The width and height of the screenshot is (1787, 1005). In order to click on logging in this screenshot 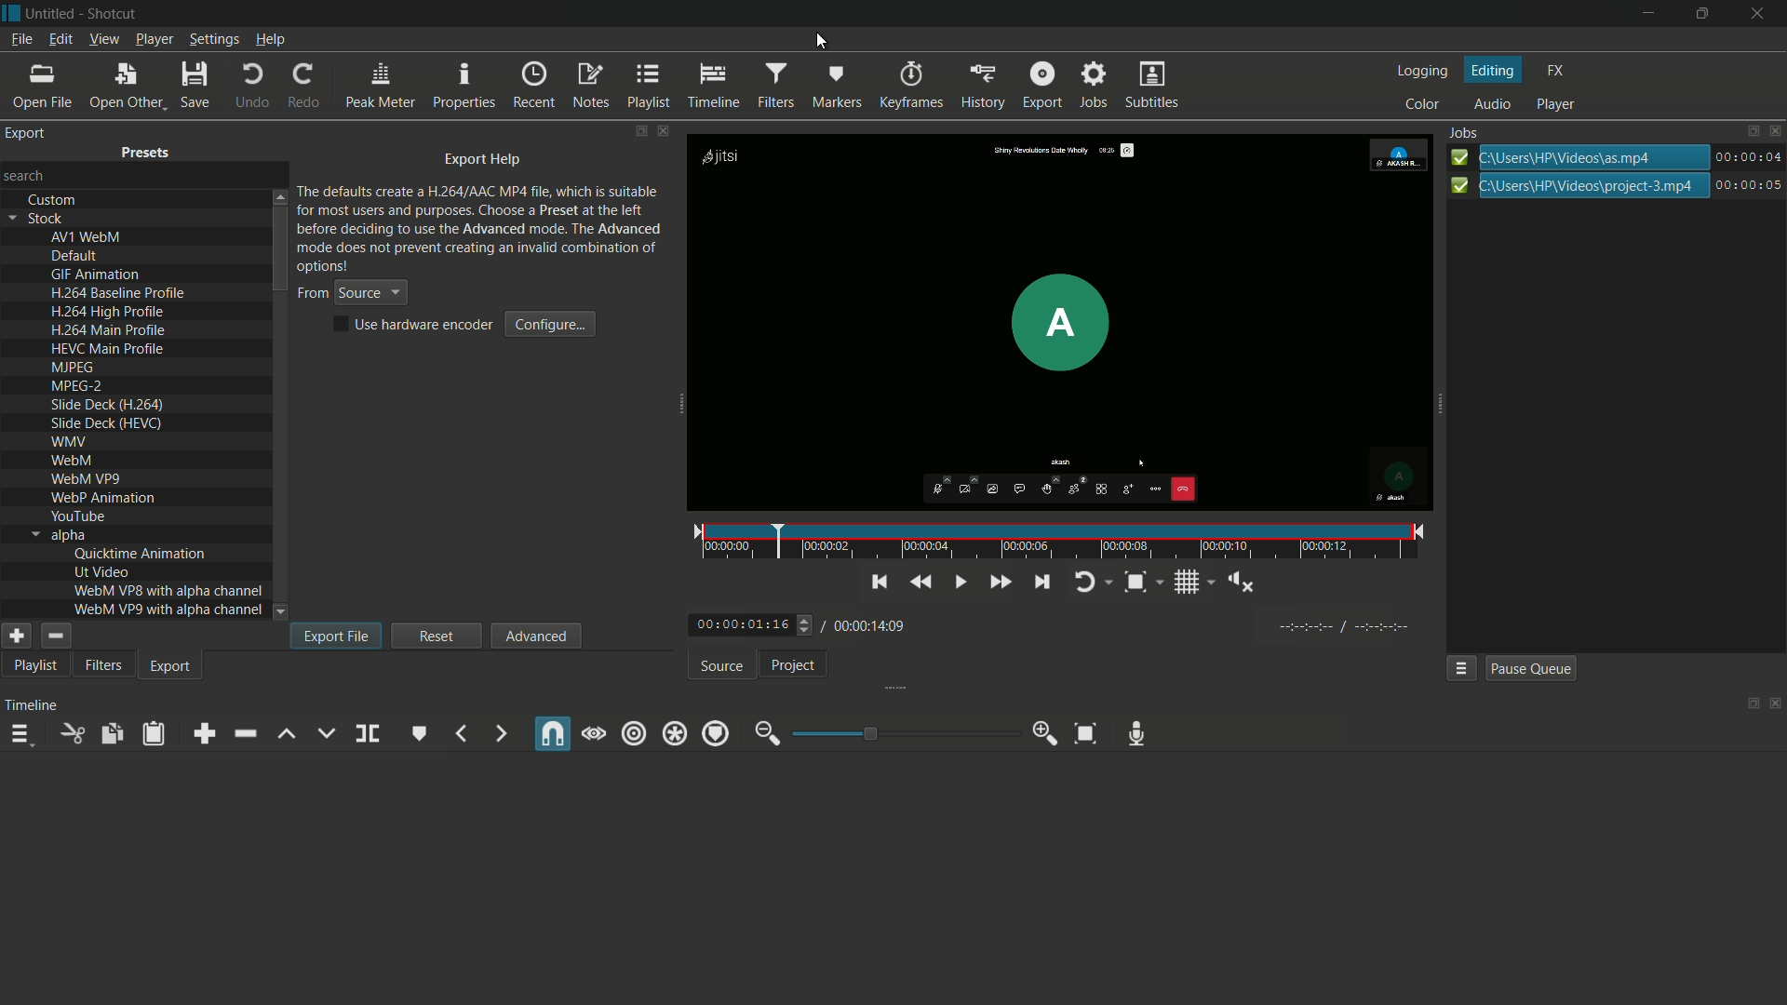, I will do `click(1422, 72)`.